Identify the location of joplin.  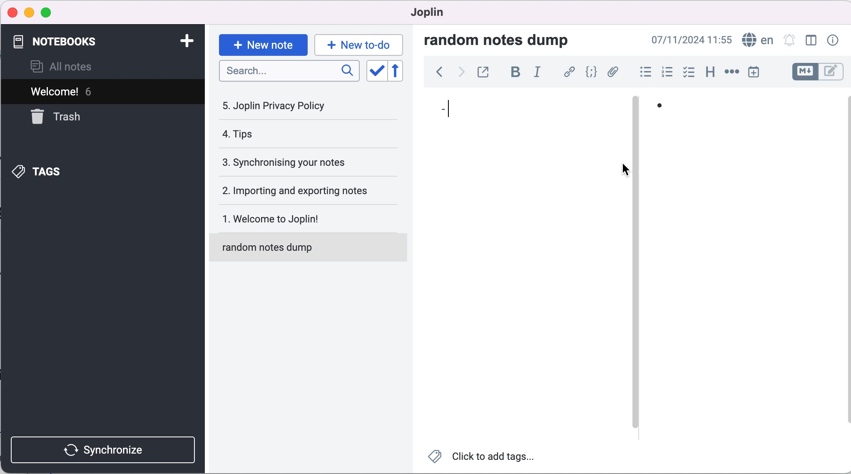
(431, 15).